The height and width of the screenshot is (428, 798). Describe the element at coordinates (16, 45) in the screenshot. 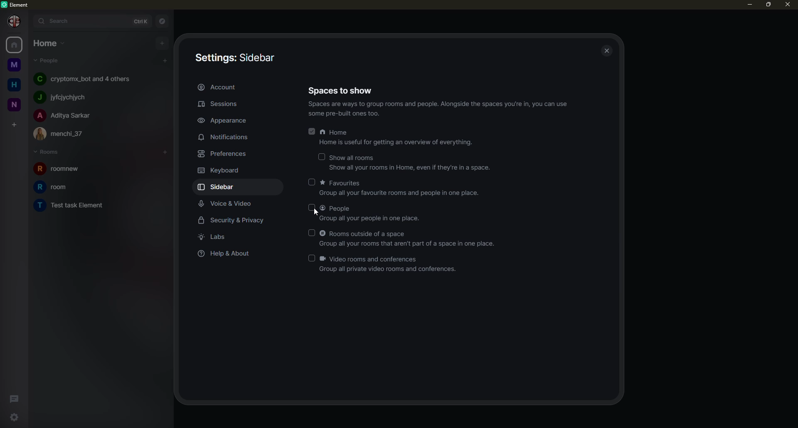

I see `home` at that location.